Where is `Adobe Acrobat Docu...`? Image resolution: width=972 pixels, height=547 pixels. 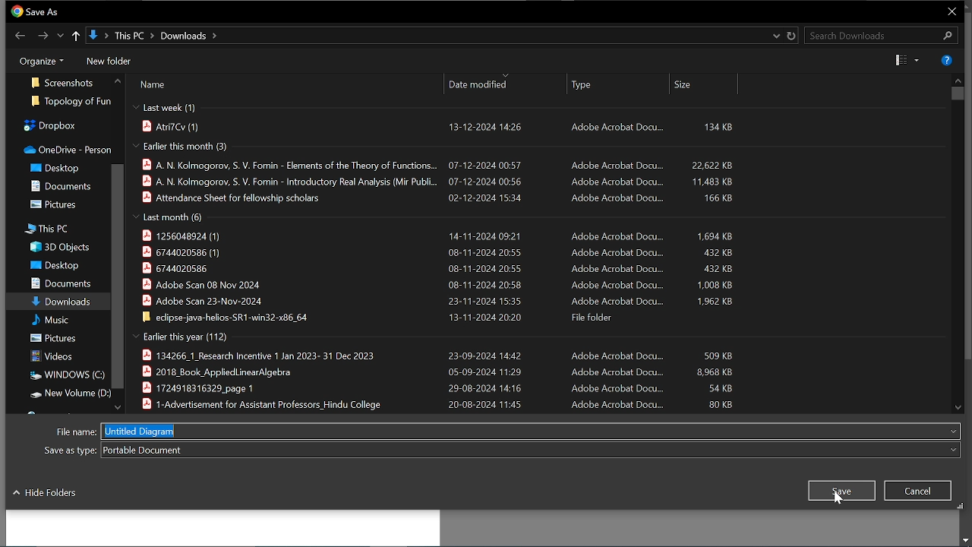 Adobe Acrobat Docu... is located at coordinates (614, 128).